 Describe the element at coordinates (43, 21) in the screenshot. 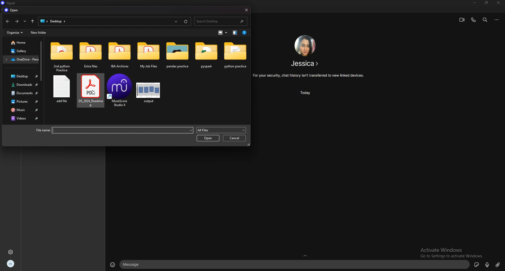

I see `desktop` at that location.